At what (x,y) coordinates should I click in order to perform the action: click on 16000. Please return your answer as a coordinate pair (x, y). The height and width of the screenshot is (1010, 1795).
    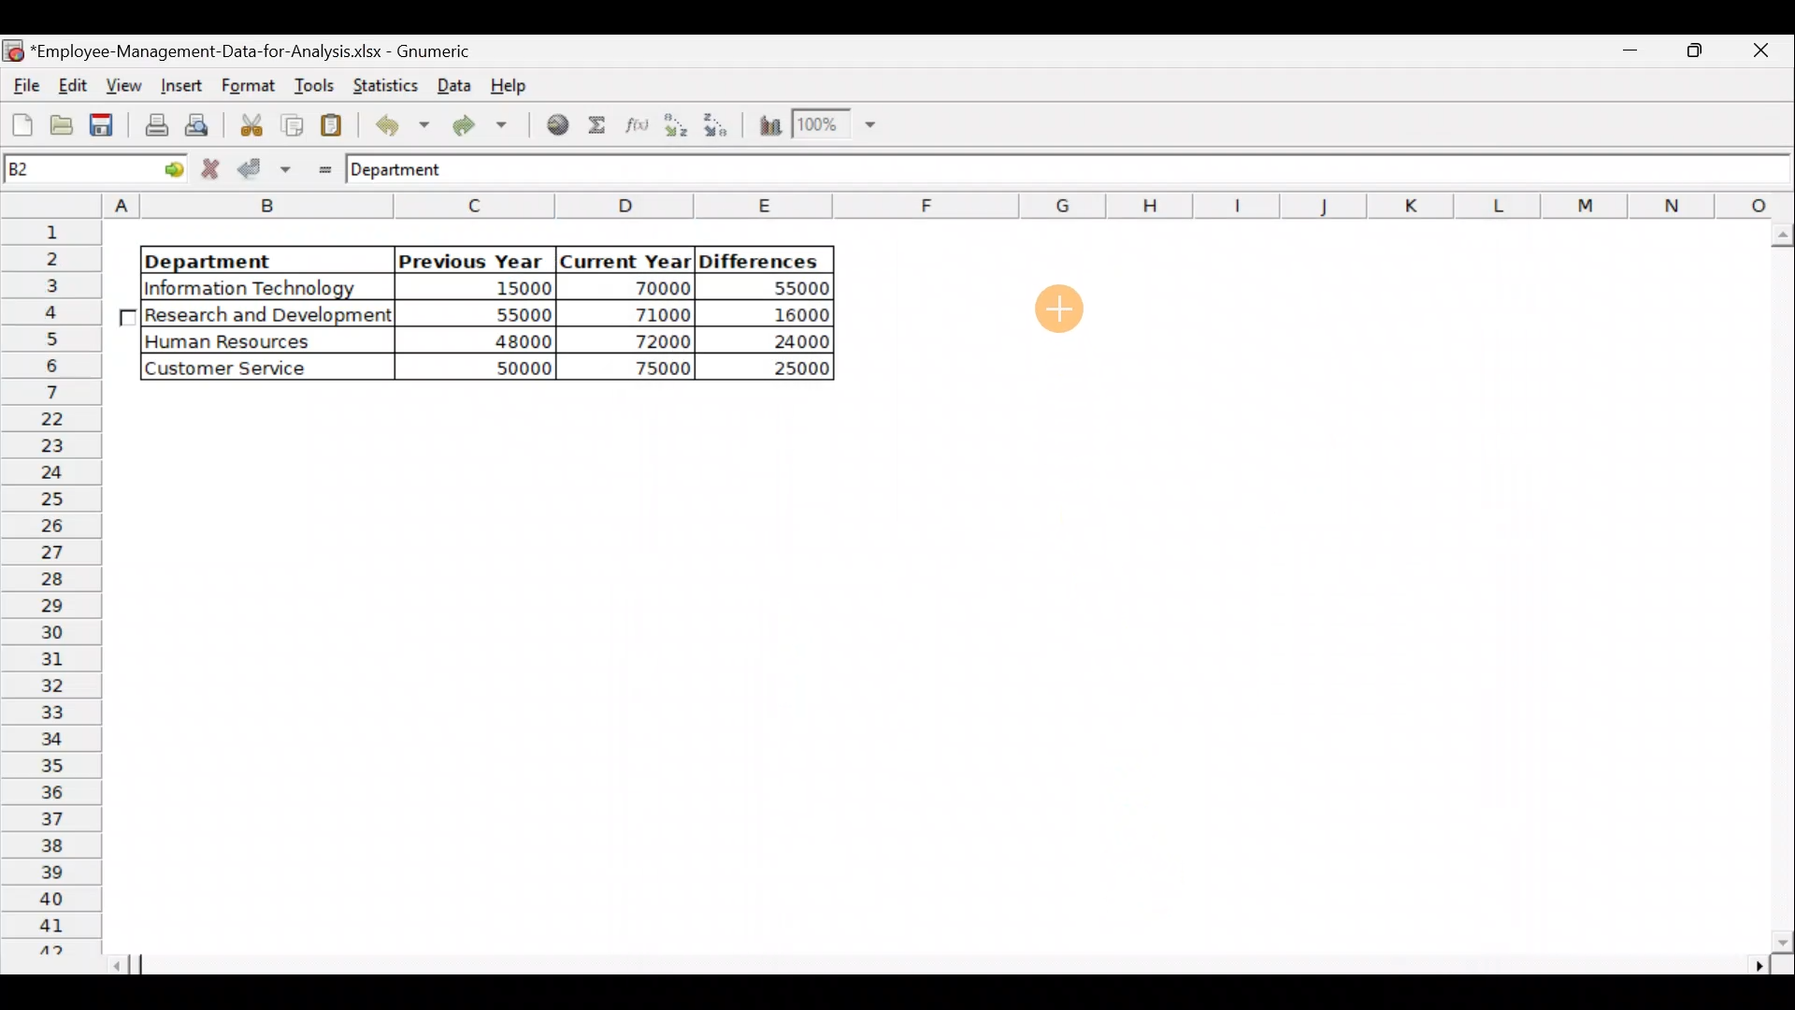
    Looking at the image, I should click on (786, 315).